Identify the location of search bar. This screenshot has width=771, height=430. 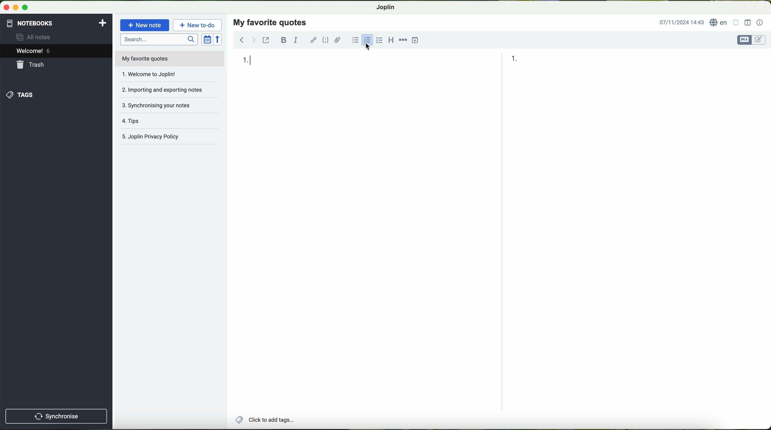
(158, 39).